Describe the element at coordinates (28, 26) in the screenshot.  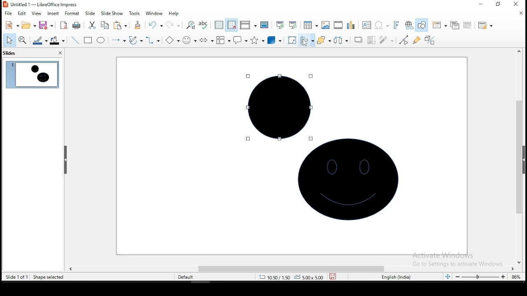
I see `open` at that location.